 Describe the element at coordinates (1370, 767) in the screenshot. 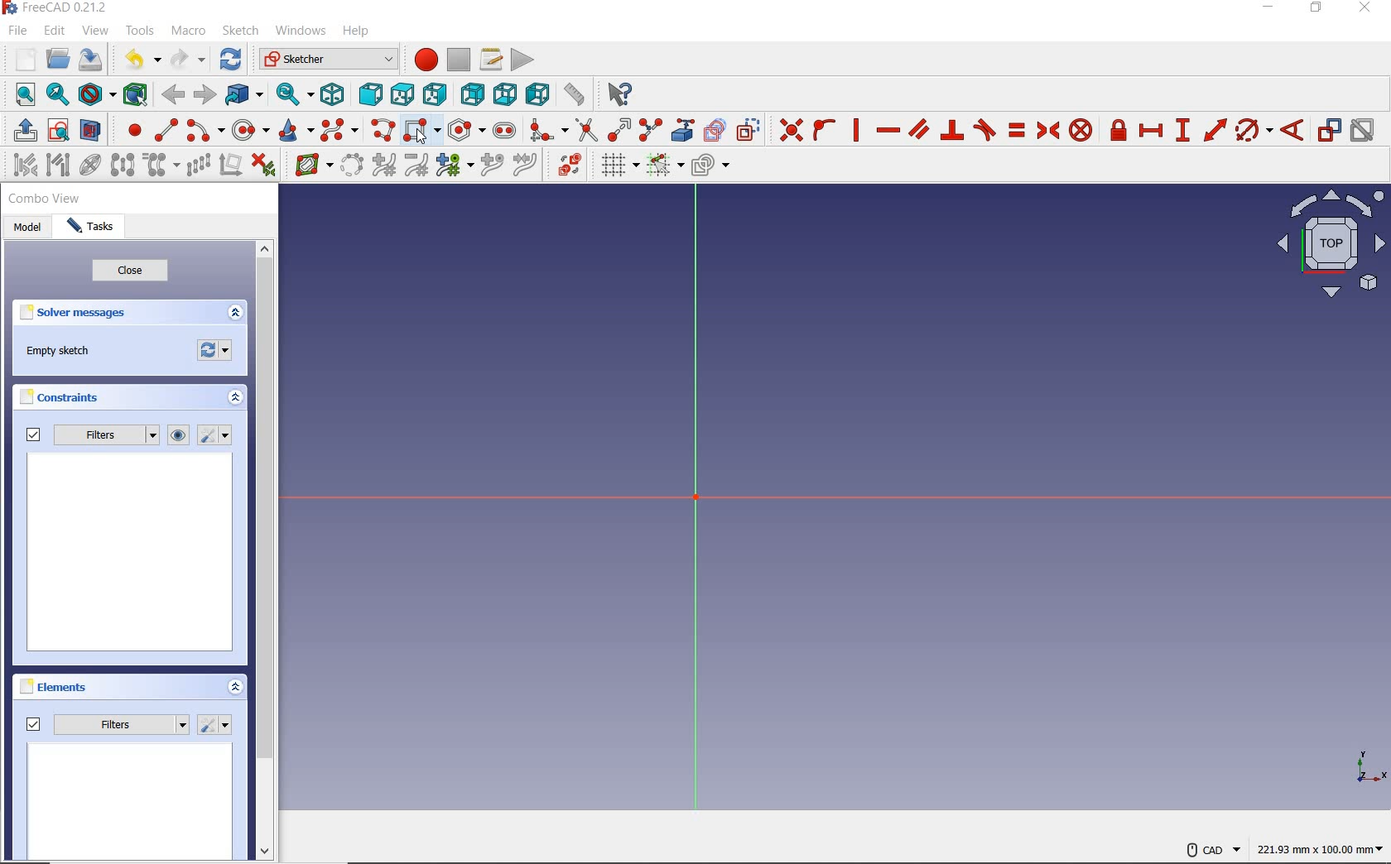

I see `XYZ SCALE` at that location.